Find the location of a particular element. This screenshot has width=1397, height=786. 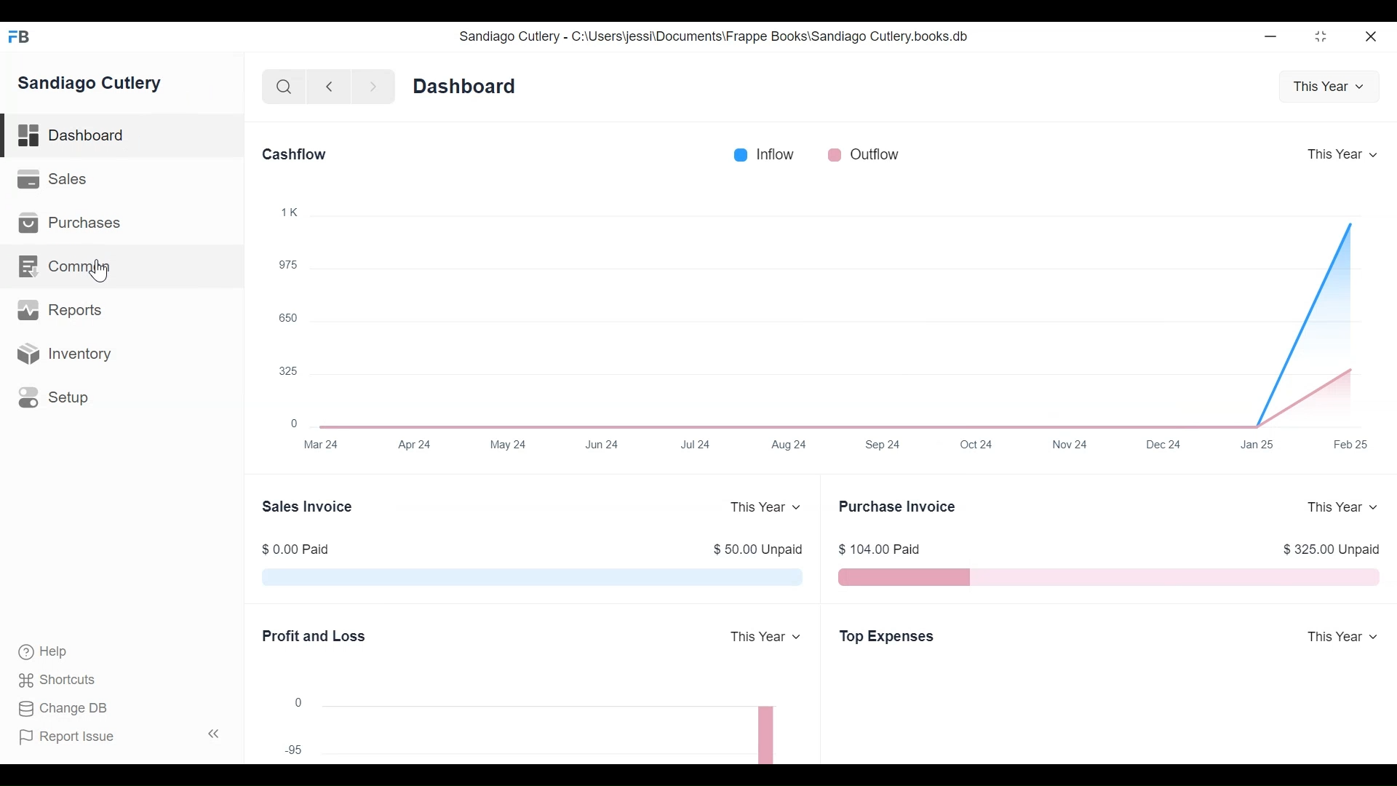

Purchase Invoice is located at coordinates (897, 506).